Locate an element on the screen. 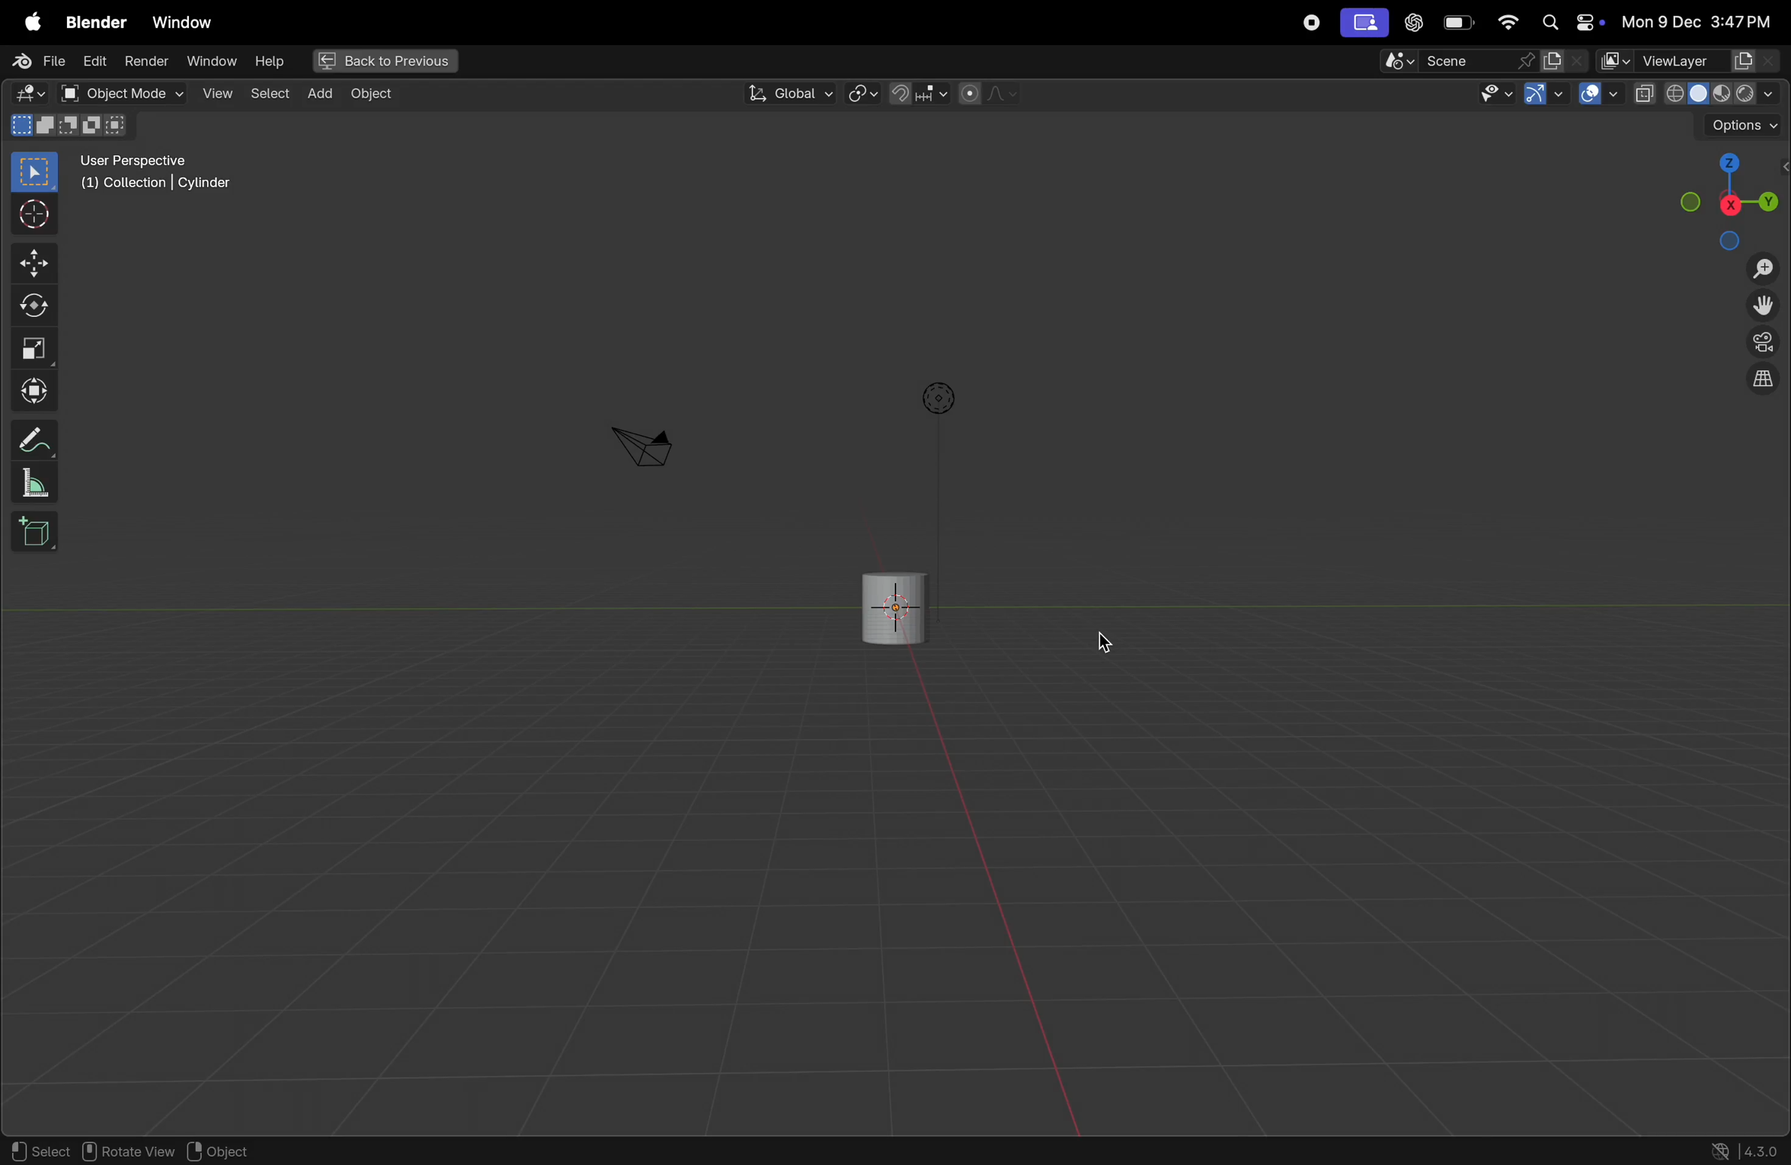 The width and height of the screenshot is (1791, 1165). scale is located at coordinates (34, 348).